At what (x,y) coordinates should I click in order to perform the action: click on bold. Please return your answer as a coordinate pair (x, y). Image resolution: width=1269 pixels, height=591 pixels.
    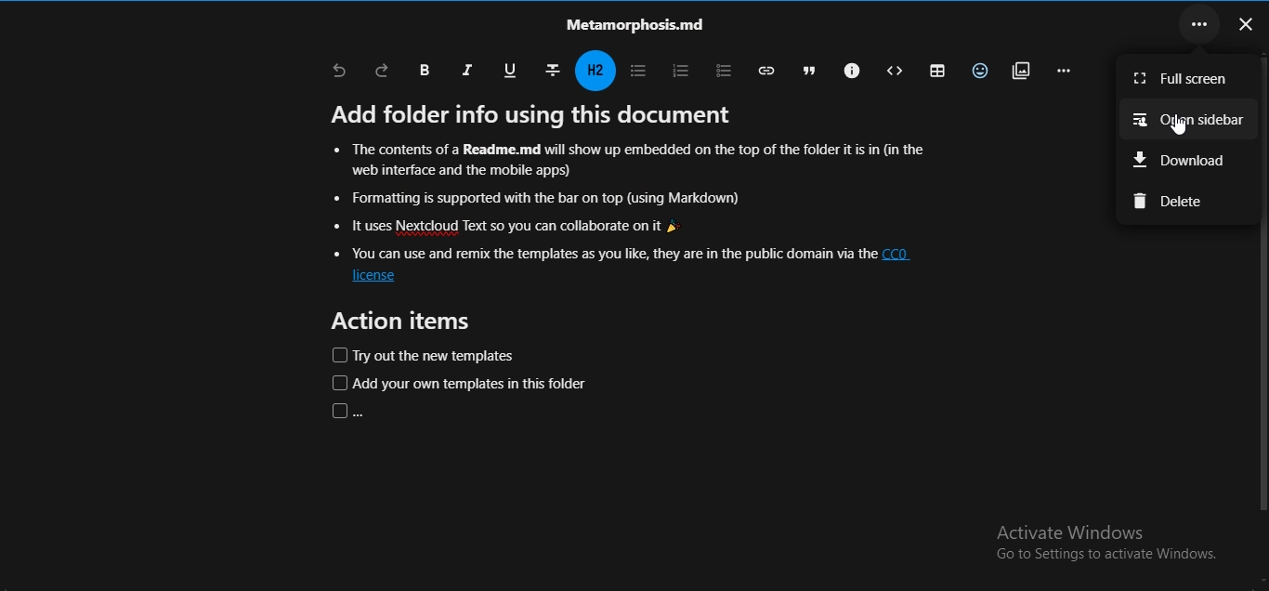
    Looking at the image, I should click on (424, 70).